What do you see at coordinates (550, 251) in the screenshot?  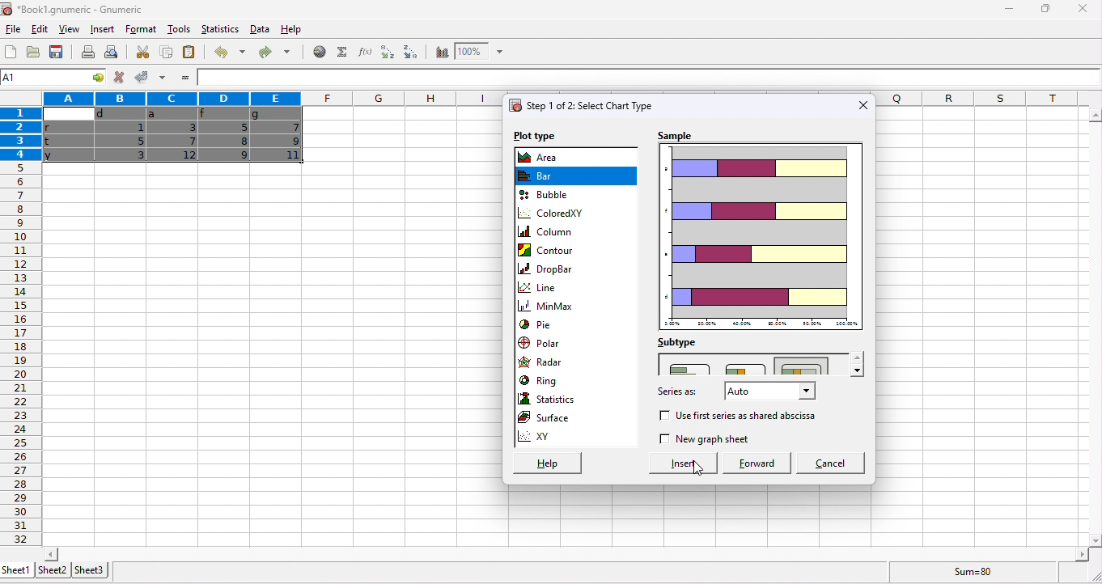 I see `contour` at bounding box center [550, 251].